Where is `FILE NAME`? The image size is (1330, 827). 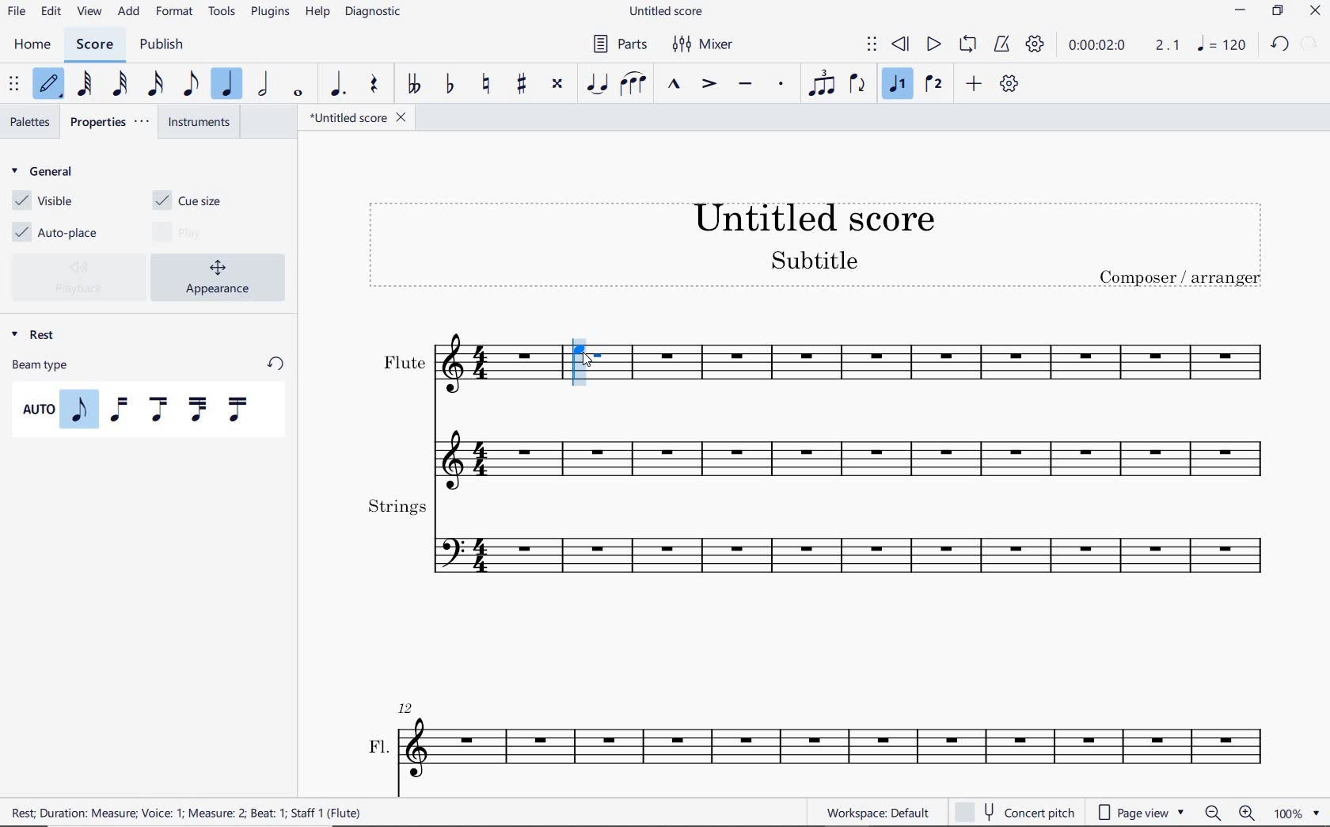 FILE NAME is located at coordinates (671, 12).